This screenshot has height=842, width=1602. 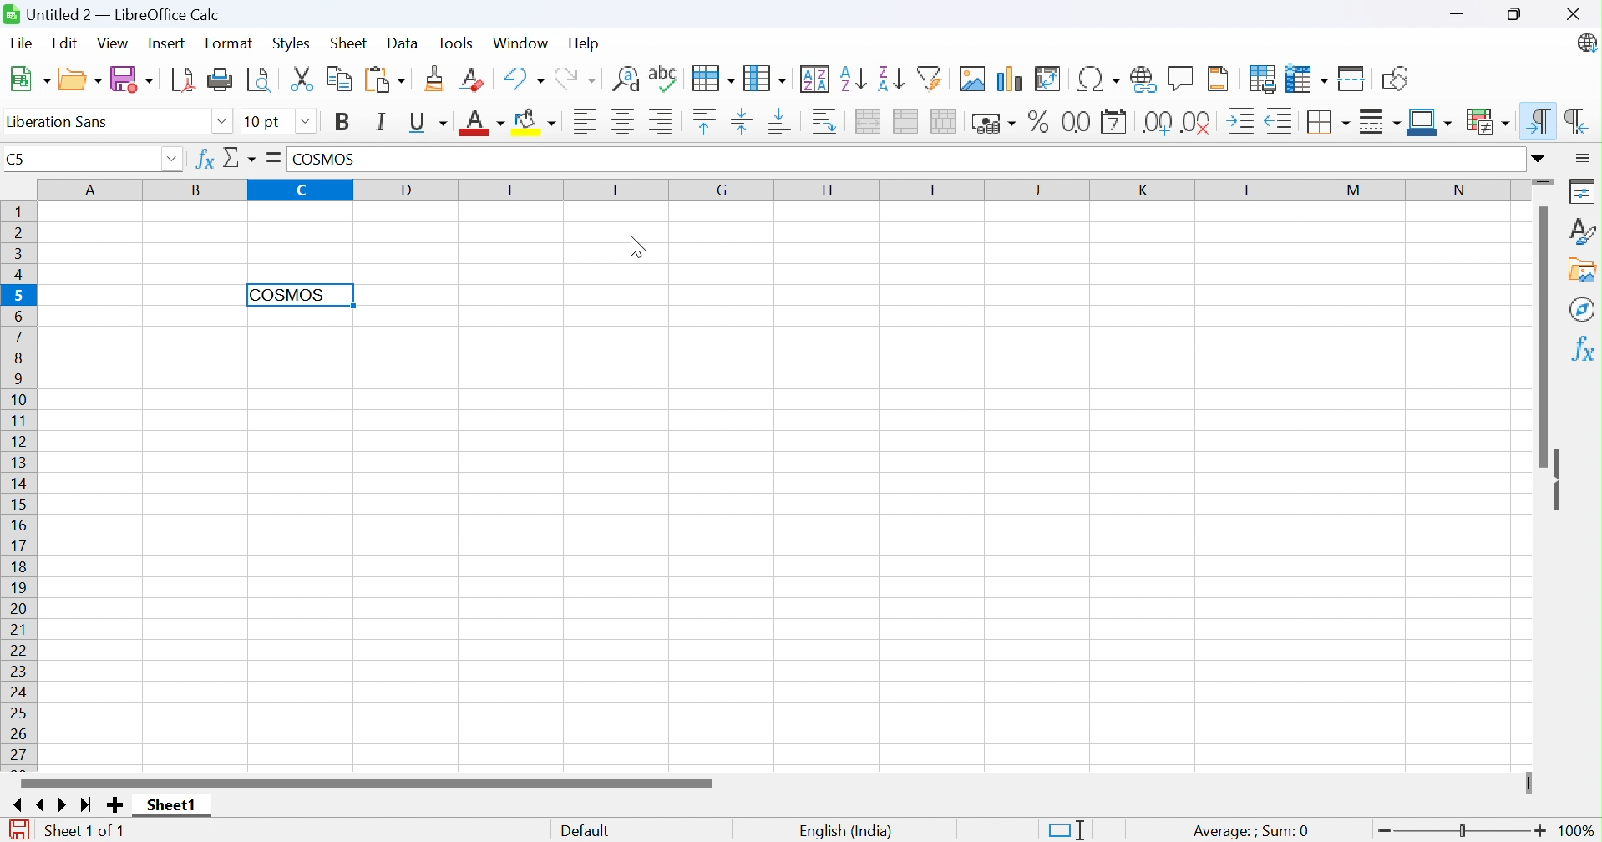 I want to click on Insert image, so click(x=972, y=78).